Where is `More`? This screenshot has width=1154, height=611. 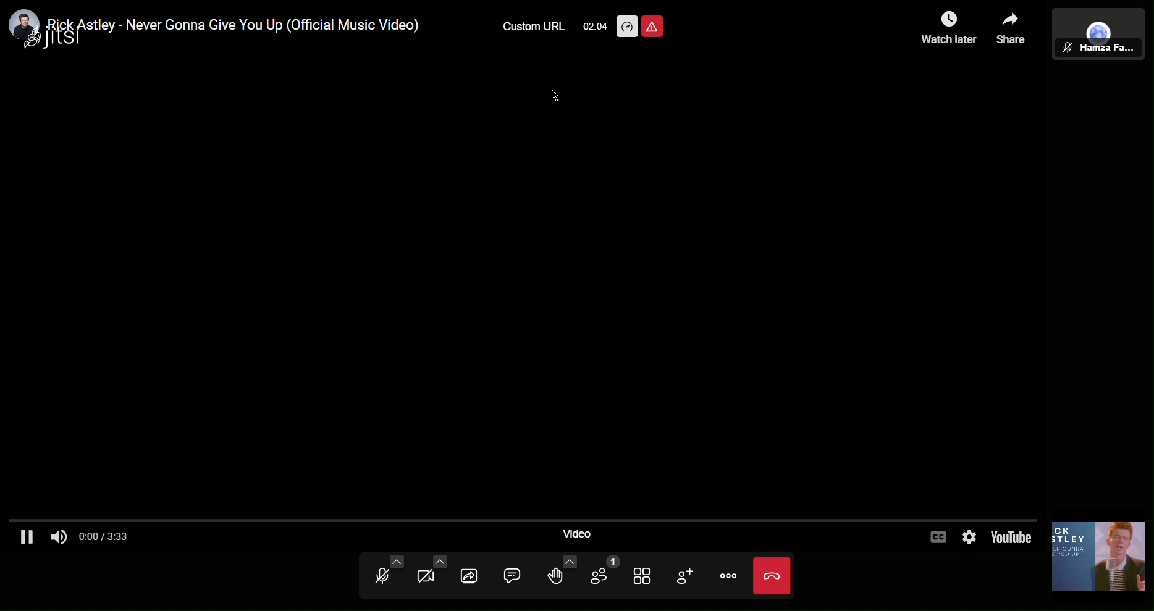 More is located at coordinates (727, 575).